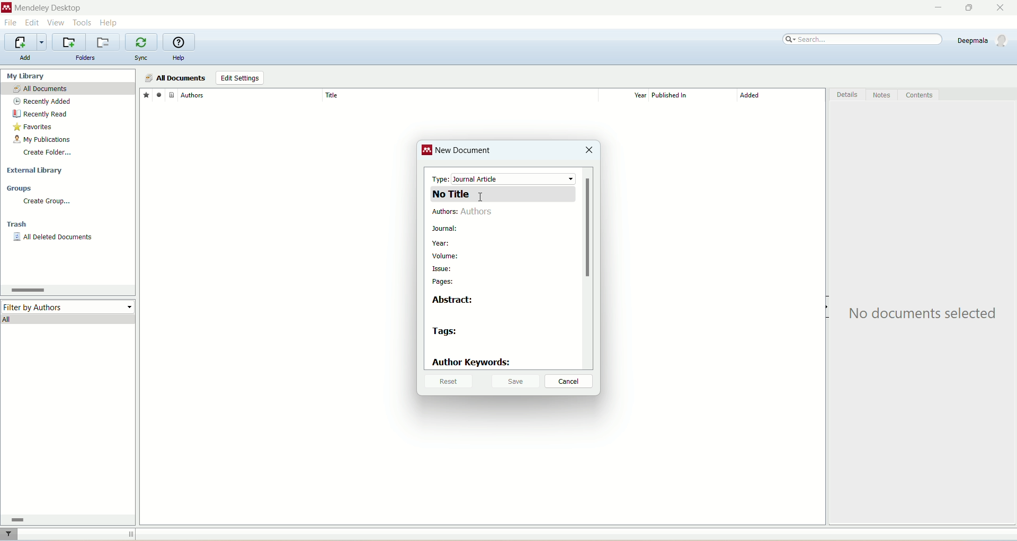 This screenshot has height=541, width=1017. Describe the element at coordinates (86, 58) in the screenshot. I see `folders` at that location.